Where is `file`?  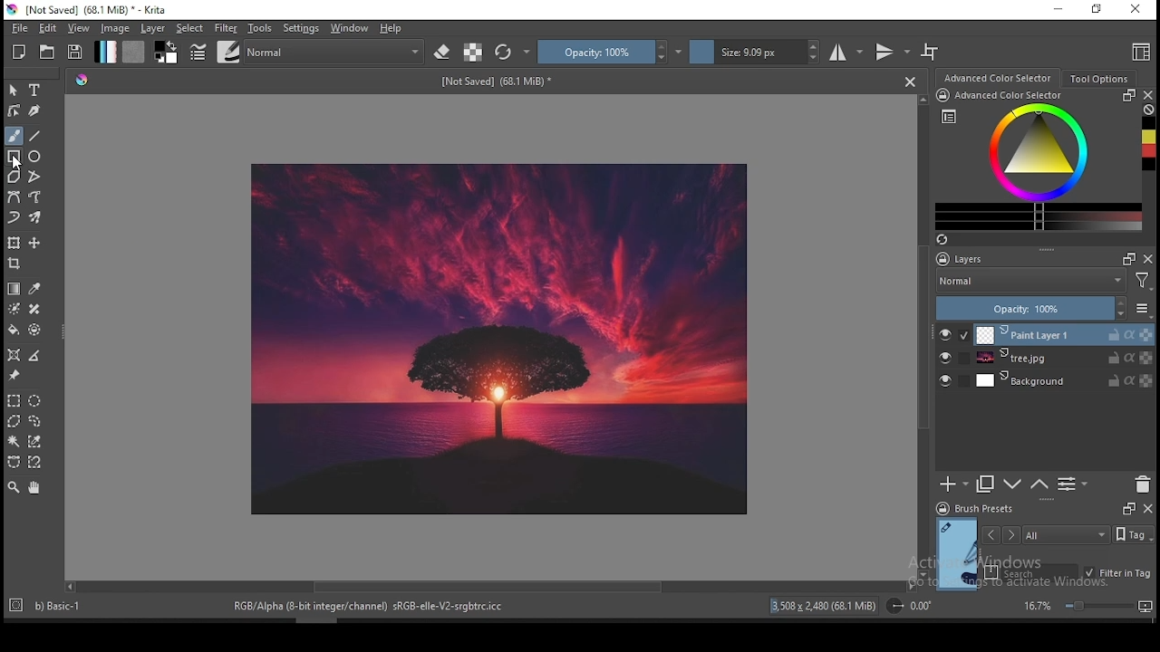
file is located at coordinates (17, 29).